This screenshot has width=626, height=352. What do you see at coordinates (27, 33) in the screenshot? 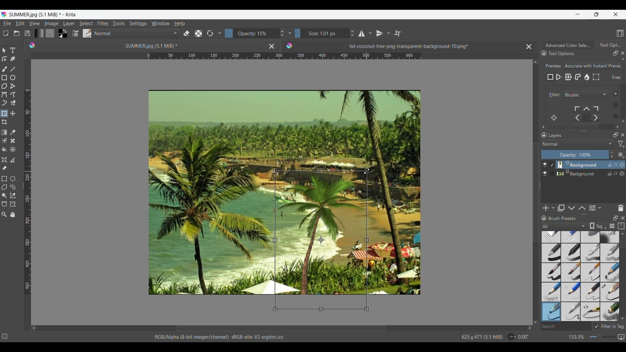
I see `Save` at bounding box center [27, 33].